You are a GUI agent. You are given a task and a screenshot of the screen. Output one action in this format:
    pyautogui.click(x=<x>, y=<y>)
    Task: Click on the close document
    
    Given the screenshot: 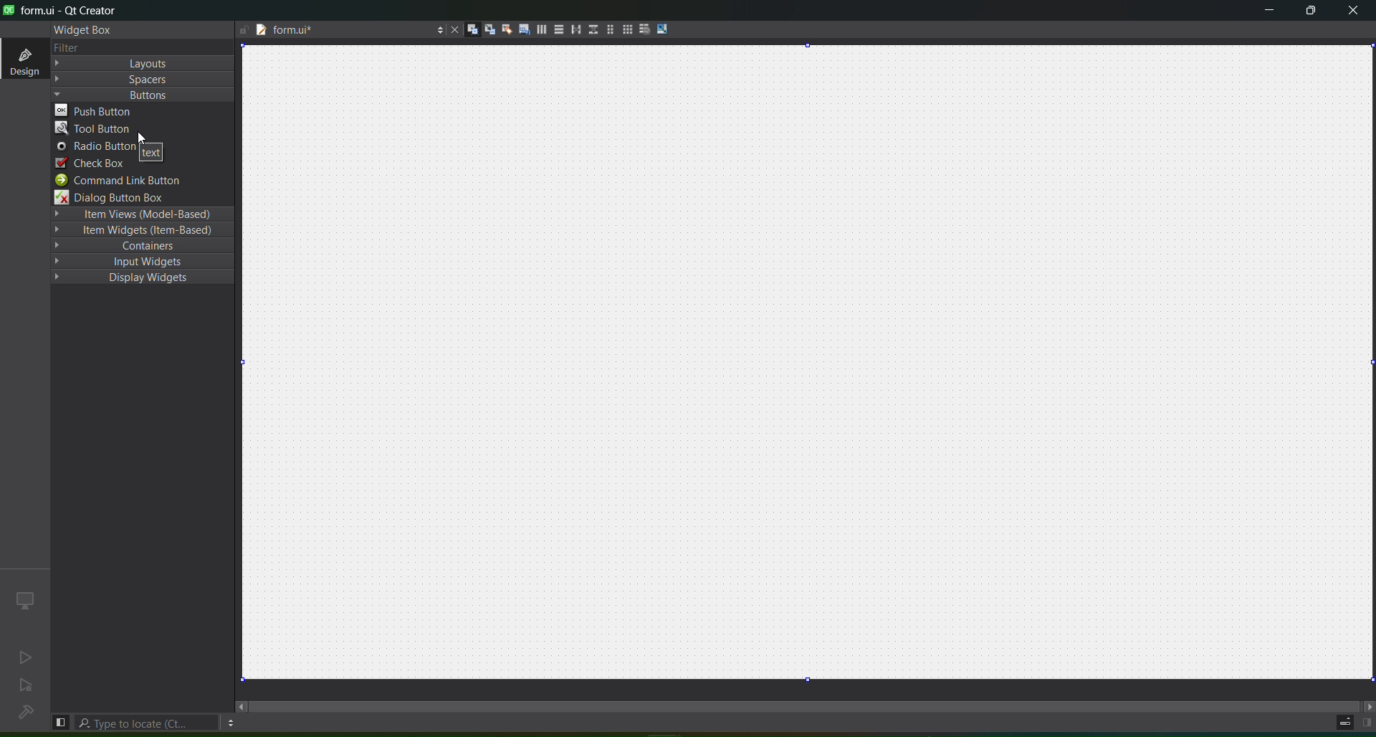 What is the action you would take?
    pyautogui.click(x=454, y=30)
    